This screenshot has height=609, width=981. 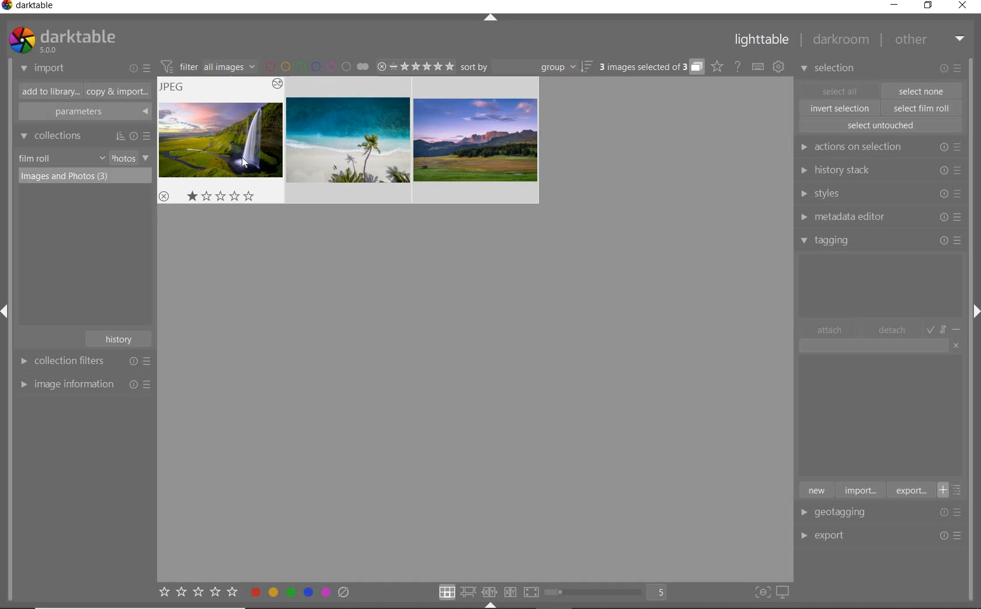 I want to click on collection filters, so click(x=84, y=360).